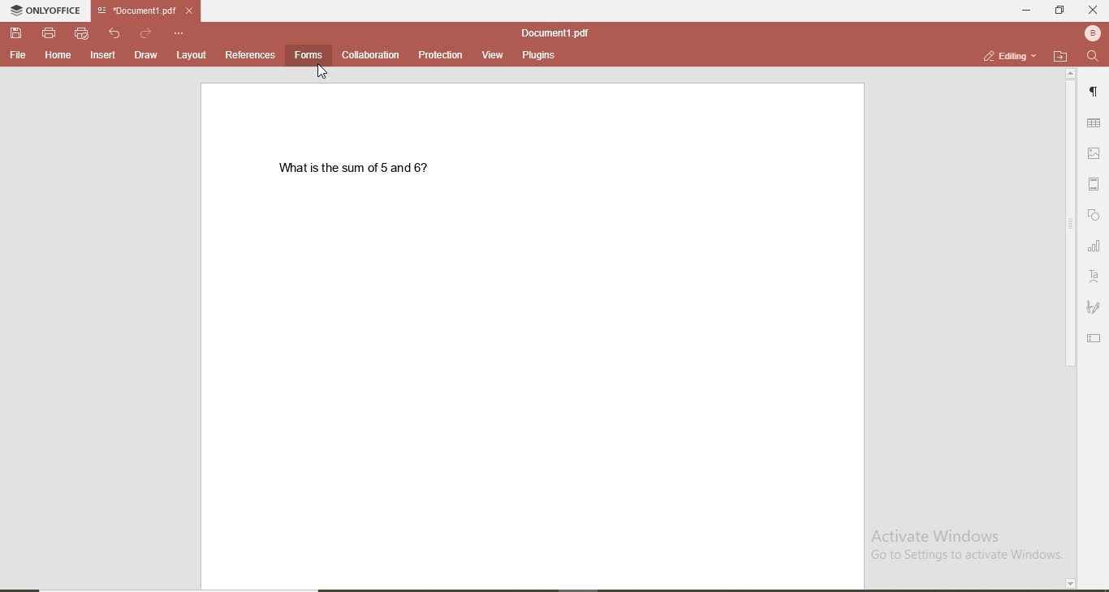  What do you see at coordinates (1070, 228) in the screenshot?
I see `scroll bar` at bounding box center [1070, 228].